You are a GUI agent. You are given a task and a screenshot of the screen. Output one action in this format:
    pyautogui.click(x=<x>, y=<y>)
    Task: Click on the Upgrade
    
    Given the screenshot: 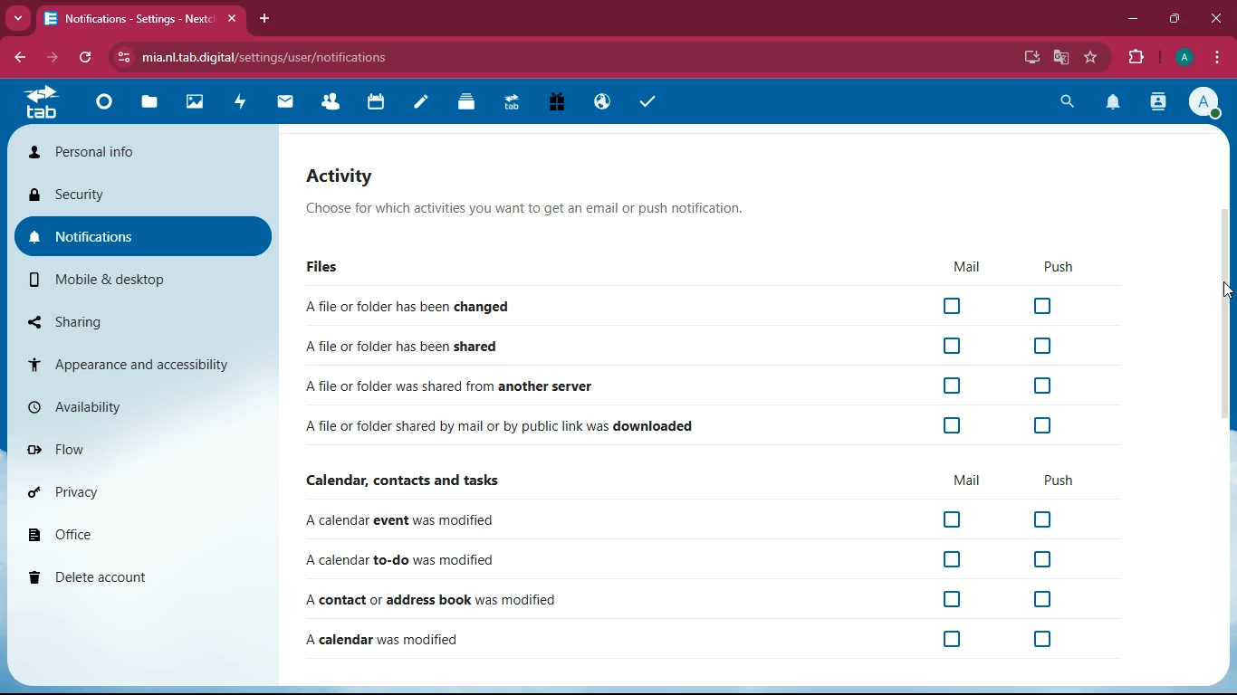 What is the action you would take?
    pyautogui.click(x=513, y=104)
    